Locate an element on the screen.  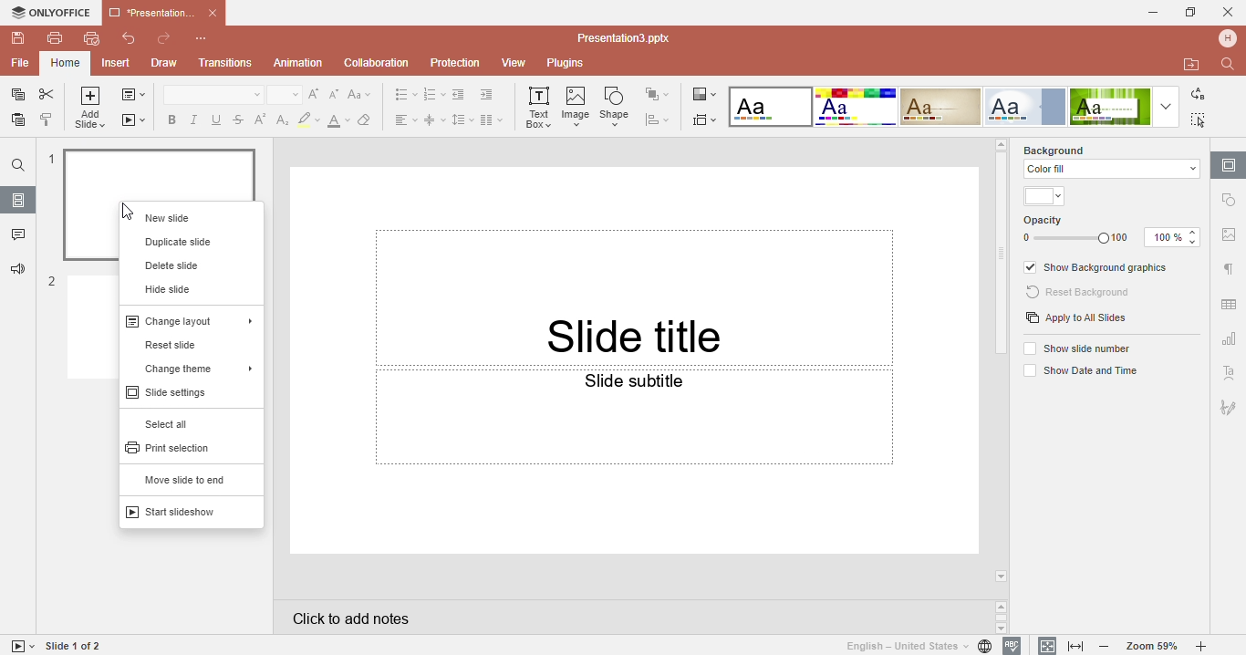
Line spacing is located at coordinates (463, 120).